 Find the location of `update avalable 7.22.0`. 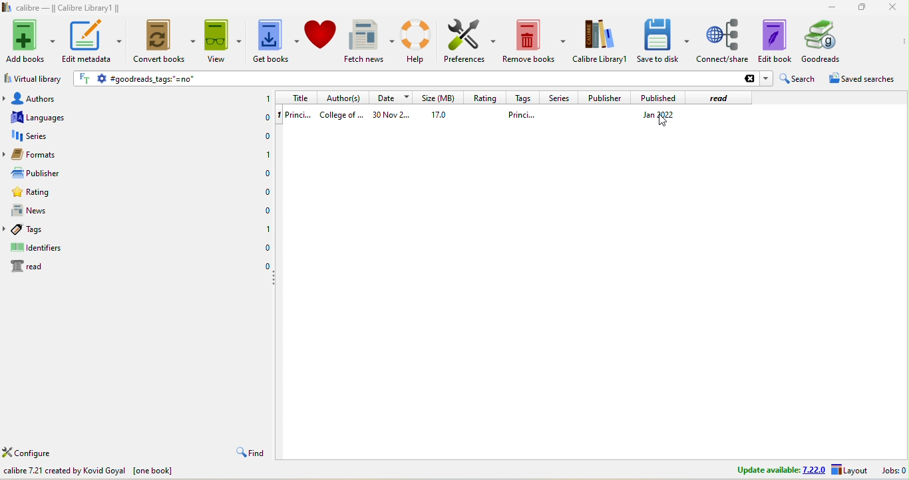

update avalable 7.22.0 is located at coordinates (777, 470).